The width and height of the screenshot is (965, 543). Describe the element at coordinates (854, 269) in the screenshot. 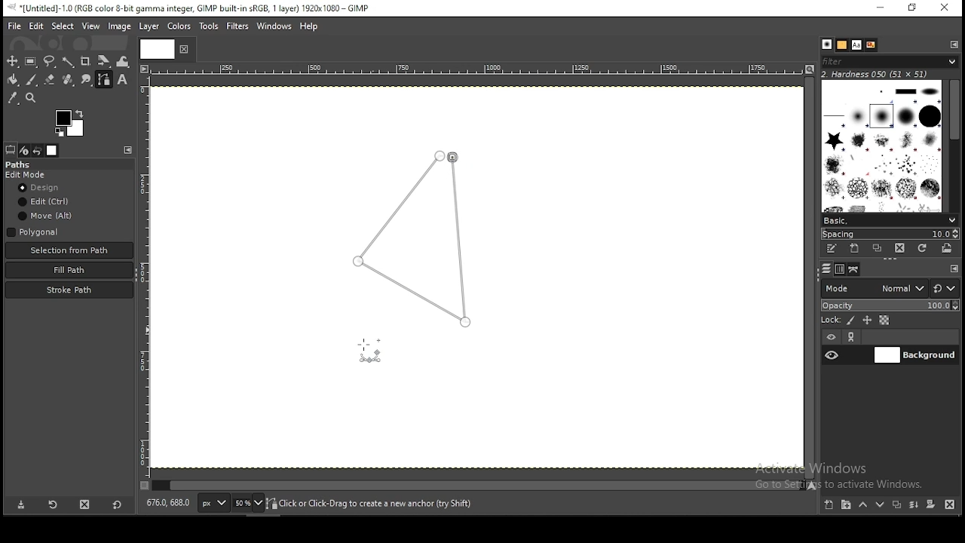

I see `paths` at that location.